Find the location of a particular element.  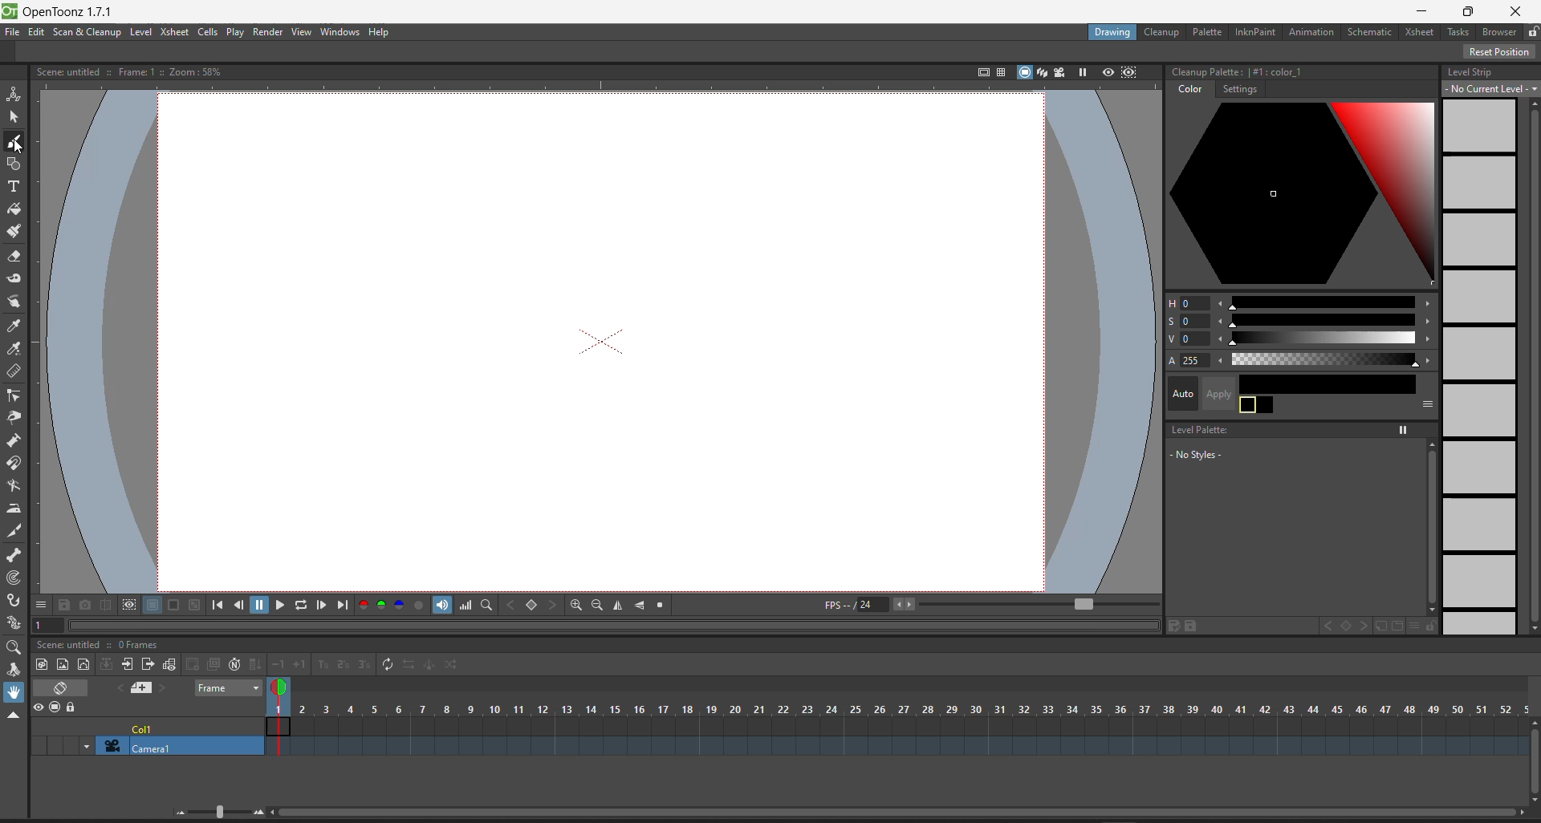

preview is located at coordinates (1104, 71).